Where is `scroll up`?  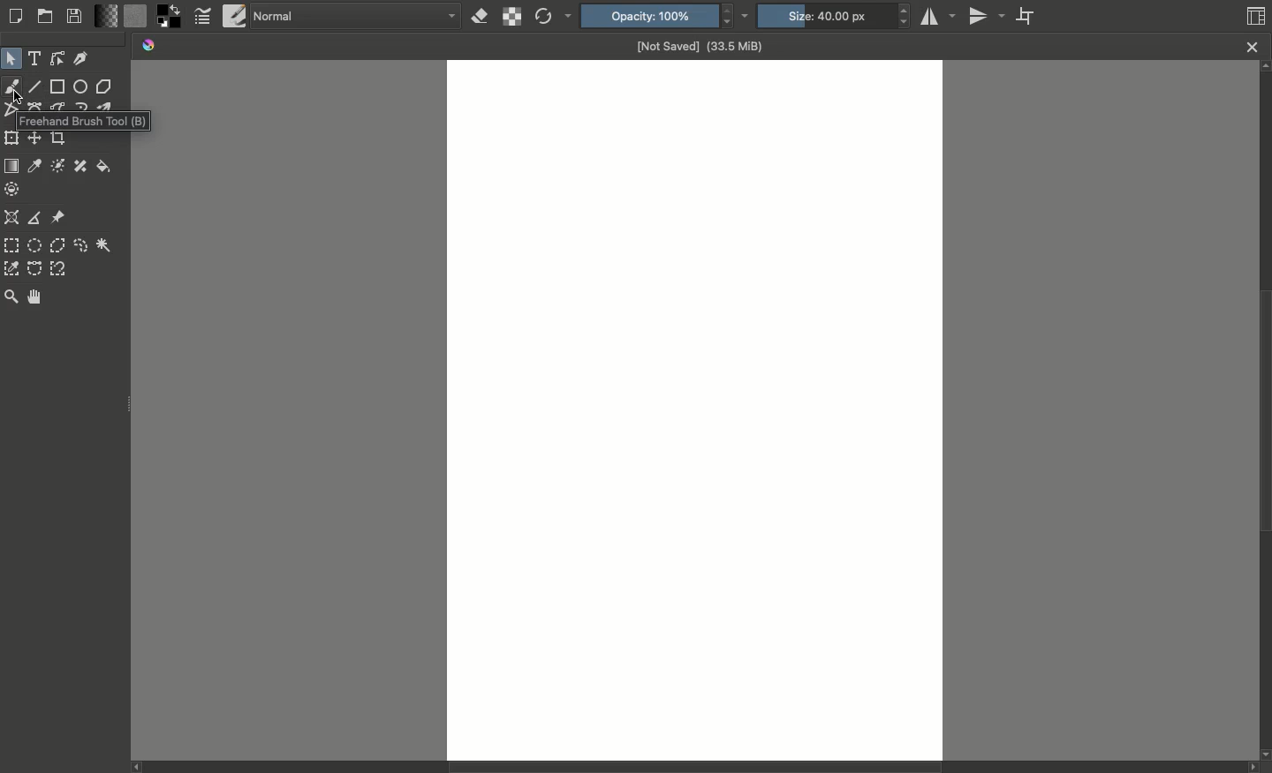
scroll up is located at coordinates (1264, 69).